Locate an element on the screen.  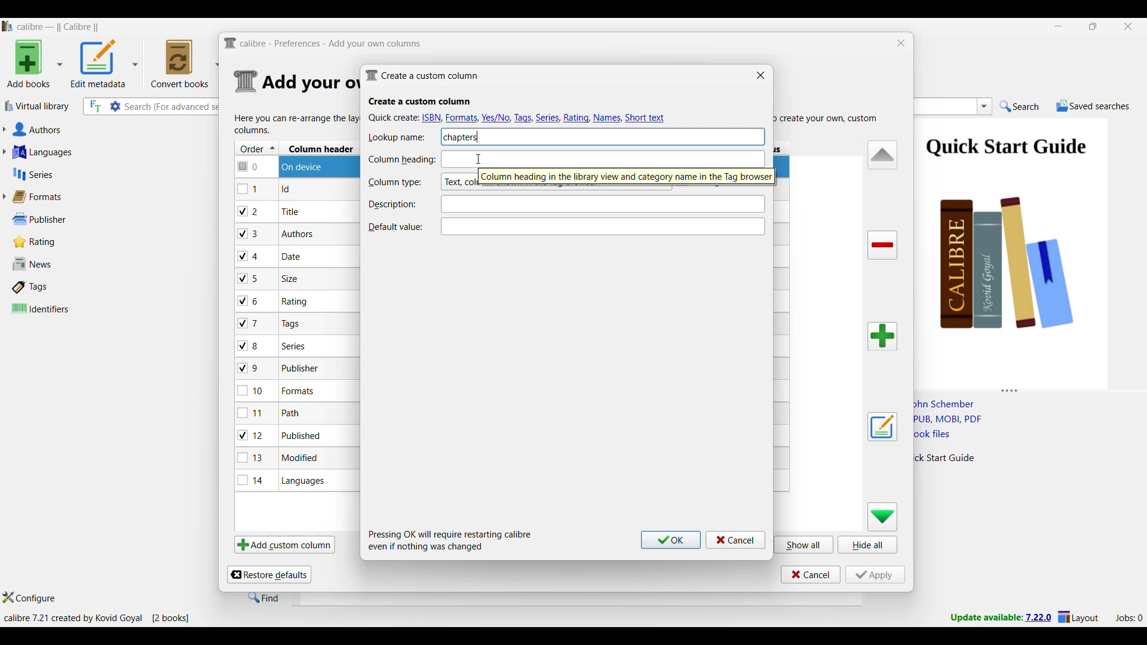
checkbox - 12 is located at coordinates (252, 435).